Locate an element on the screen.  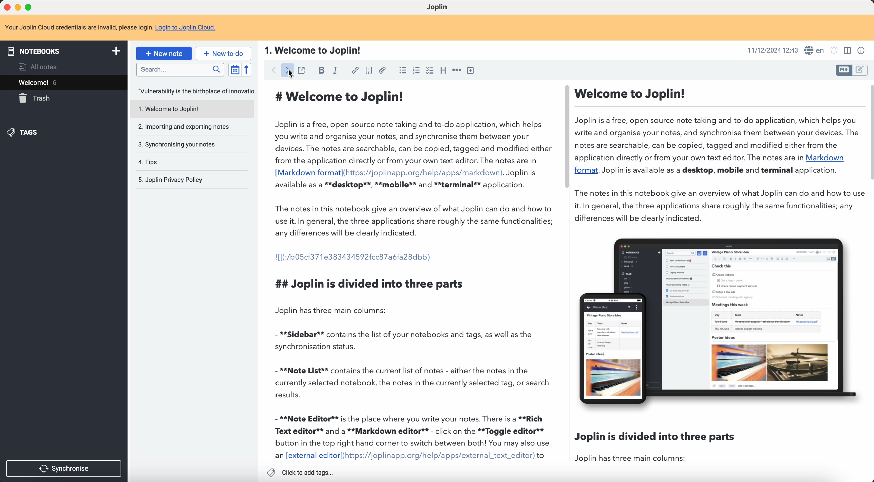
I[1(:/b05cf371e383434592fcc87a6fa28dbb) is located at coordinates (350, 256).